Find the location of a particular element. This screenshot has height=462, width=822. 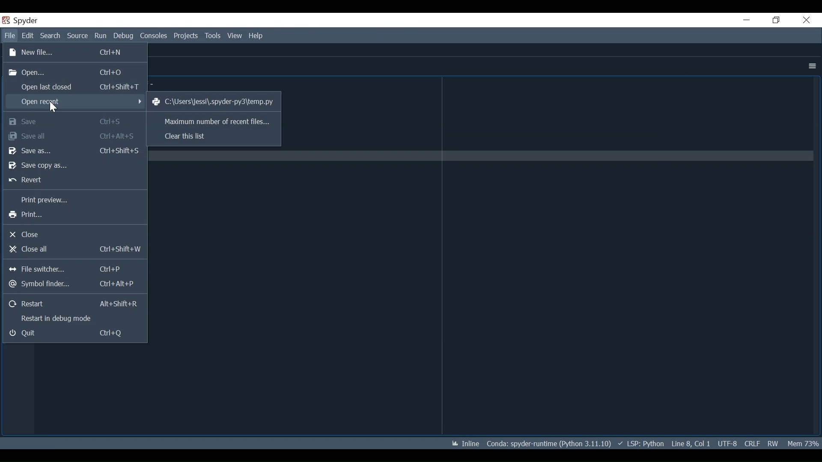

Open is located at coordinates (73, 71).